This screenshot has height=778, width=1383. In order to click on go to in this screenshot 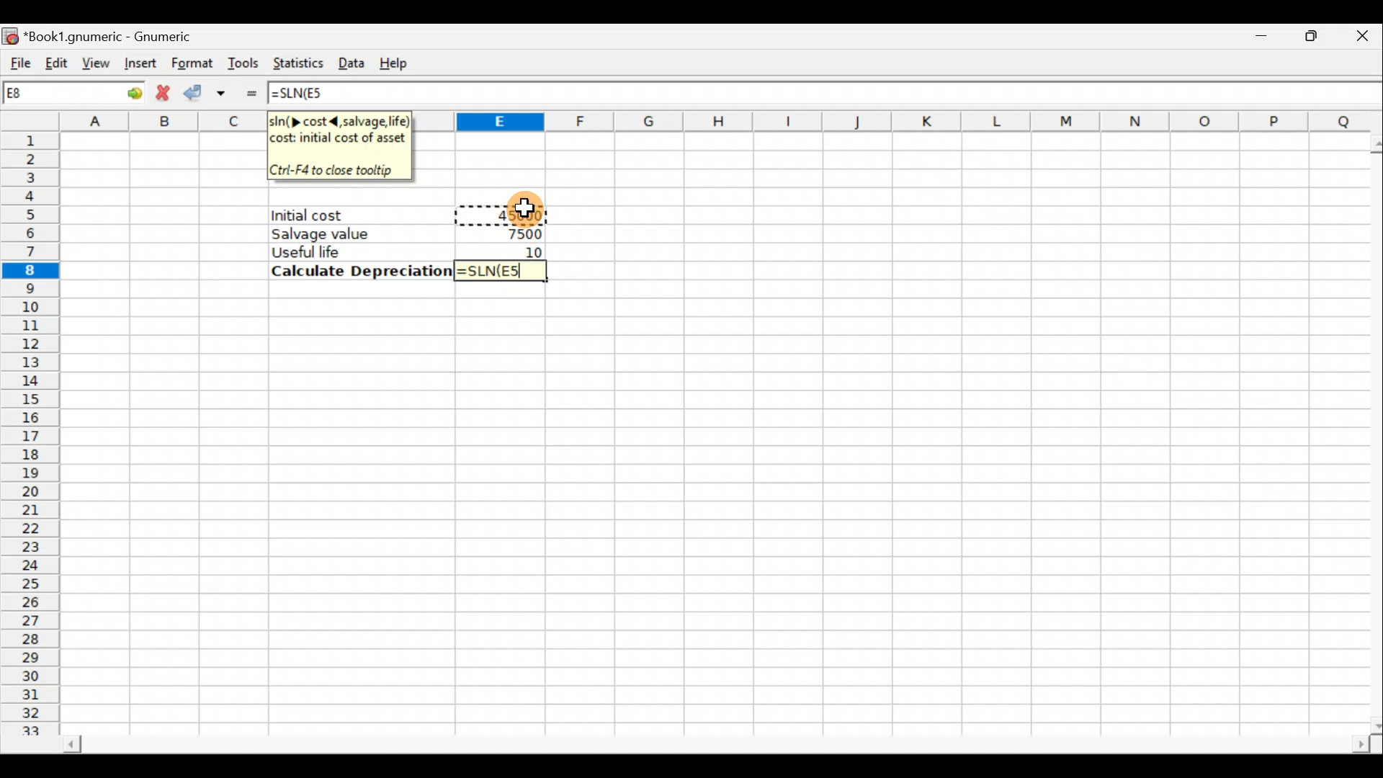, I will do `click(125, 93)`.